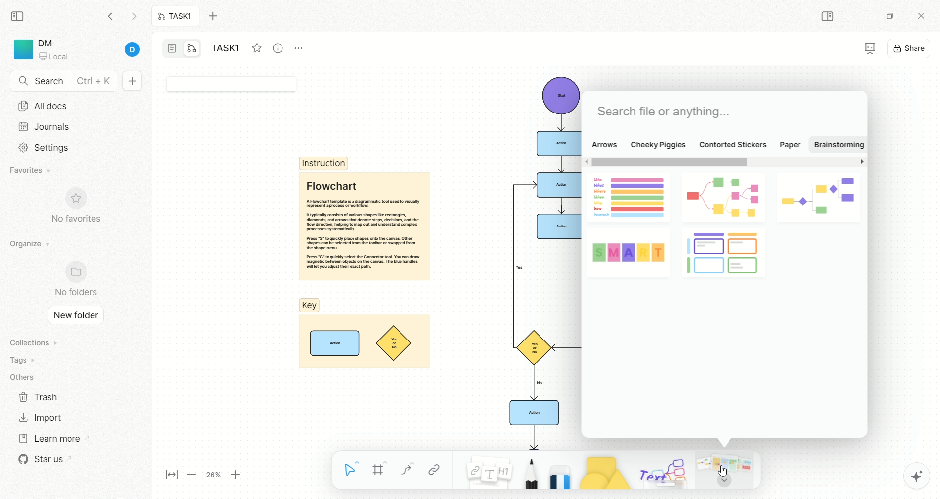  What do you see at coordinates (726, 470) in the screenshot?
I see `Templates` at bounding box center [726, 470].